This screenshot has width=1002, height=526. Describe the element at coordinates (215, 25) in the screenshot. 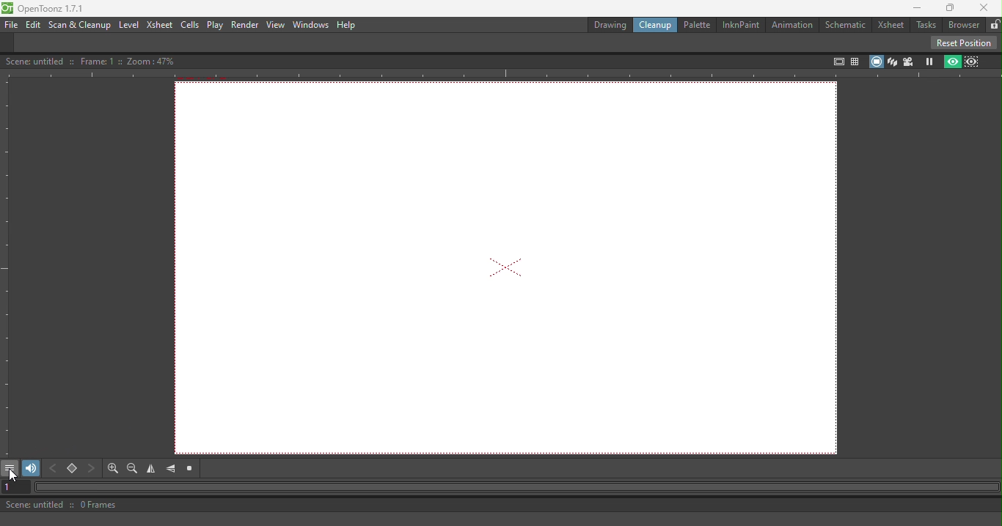

I see `Play` at that location.